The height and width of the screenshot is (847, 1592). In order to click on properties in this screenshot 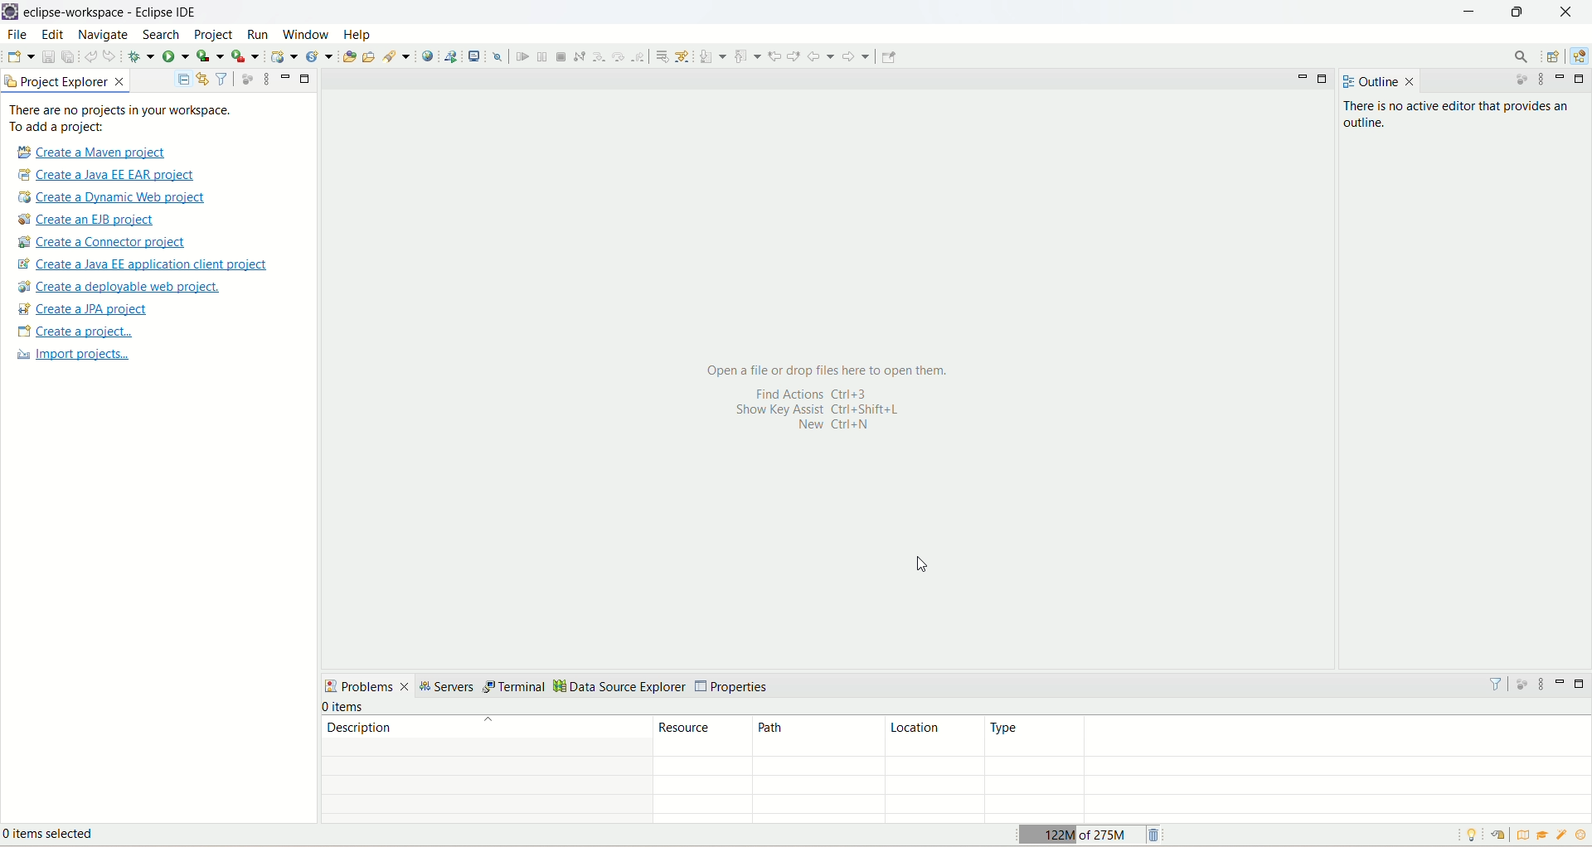, I will do `click(734, 687)`.